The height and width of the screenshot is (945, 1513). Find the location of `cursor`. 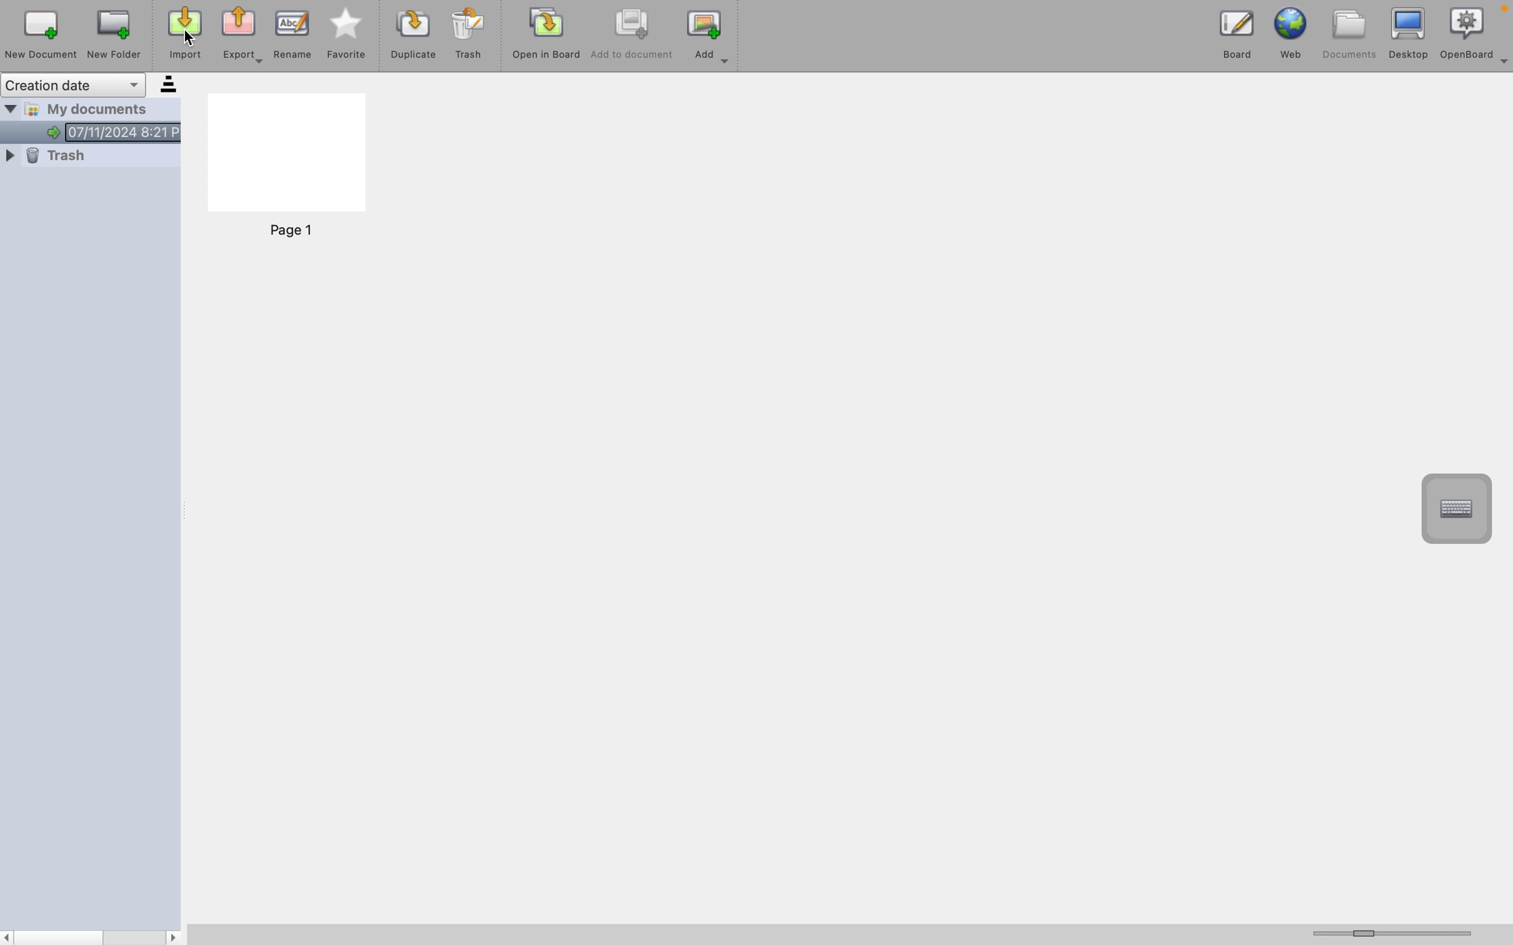

cursor is located at coordinates (191, 34).